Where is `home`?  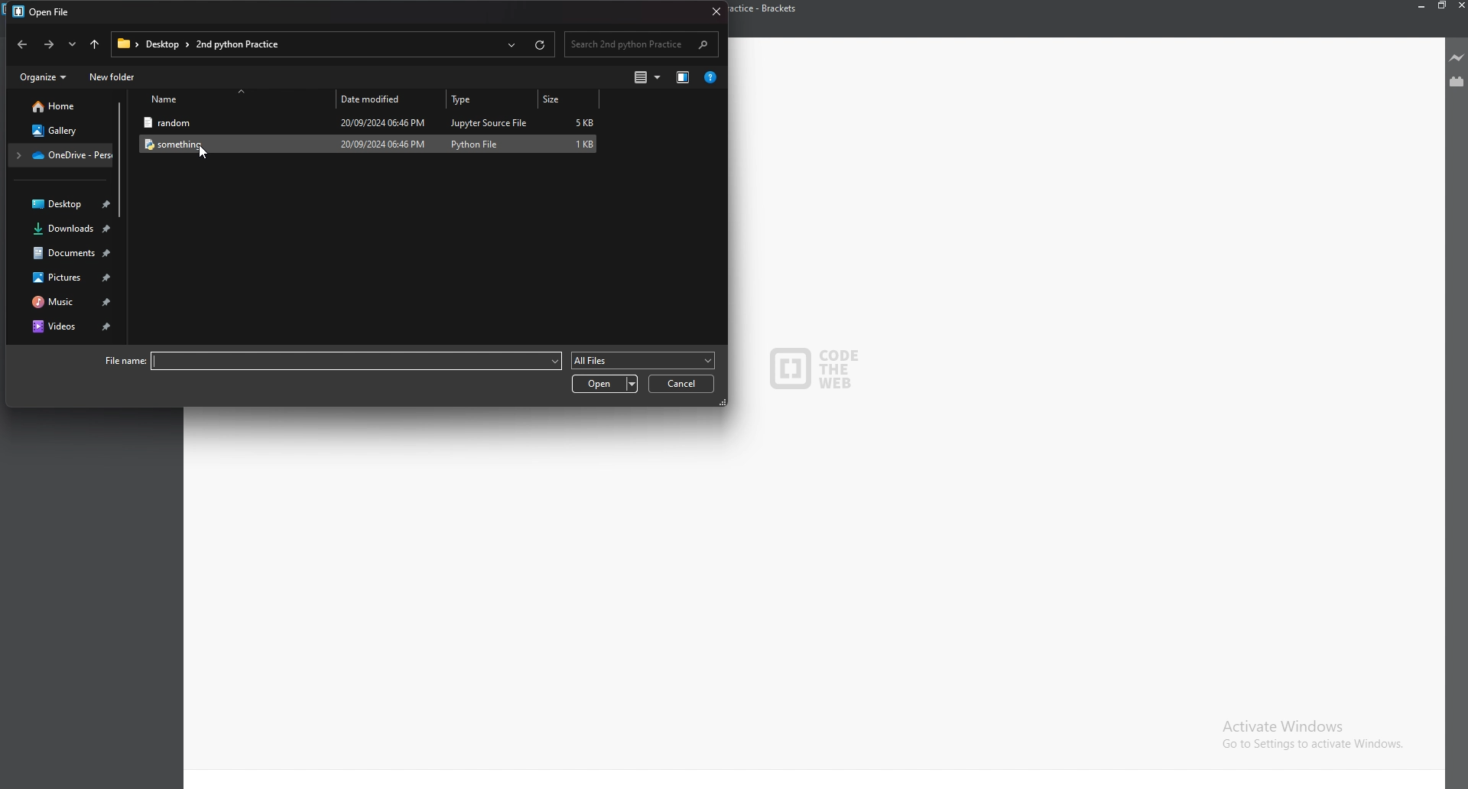
home is located at coordinates (57, 106).